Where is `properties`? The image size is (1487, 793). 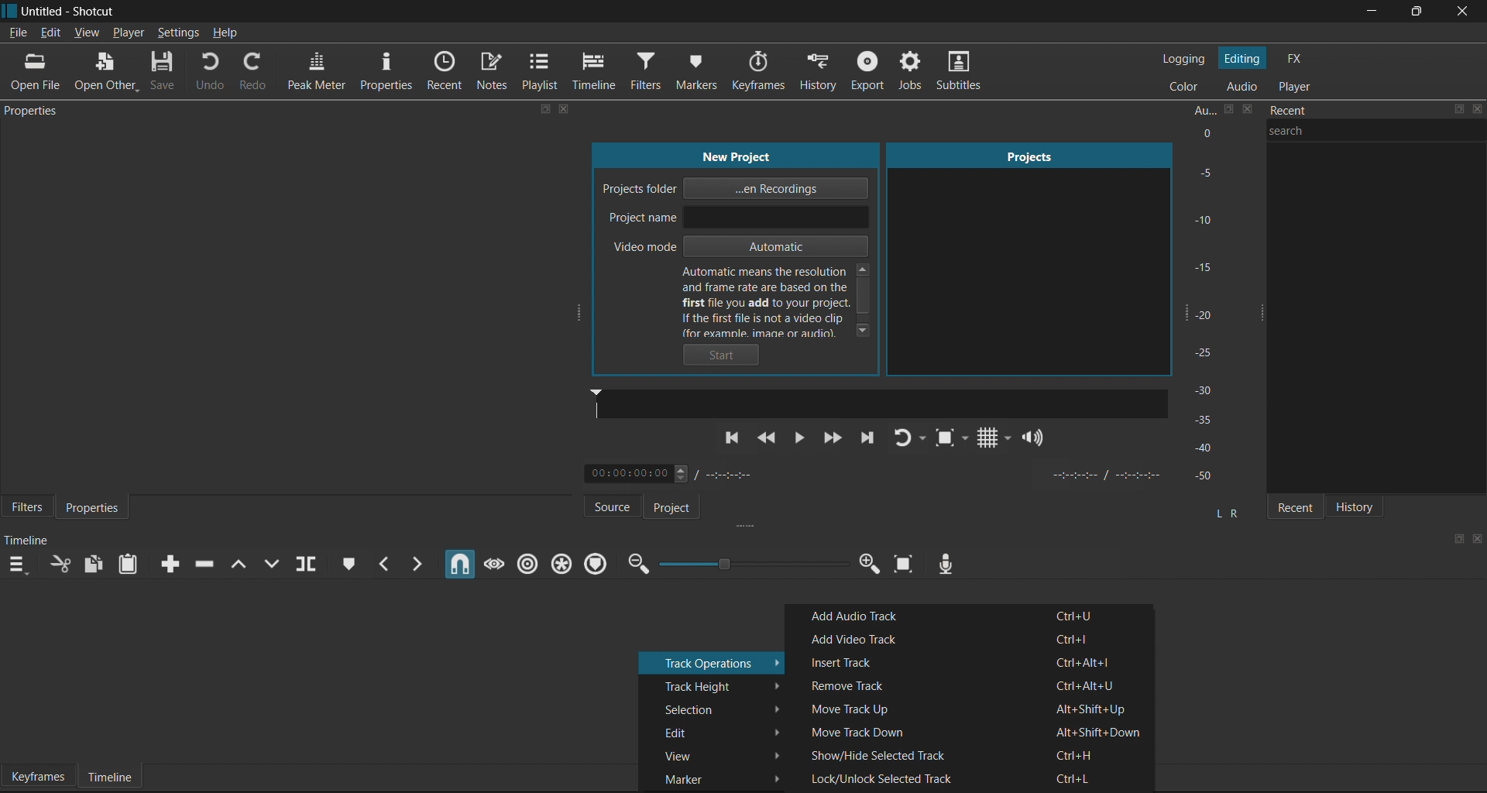
properties is located at coordinates (36, 112).